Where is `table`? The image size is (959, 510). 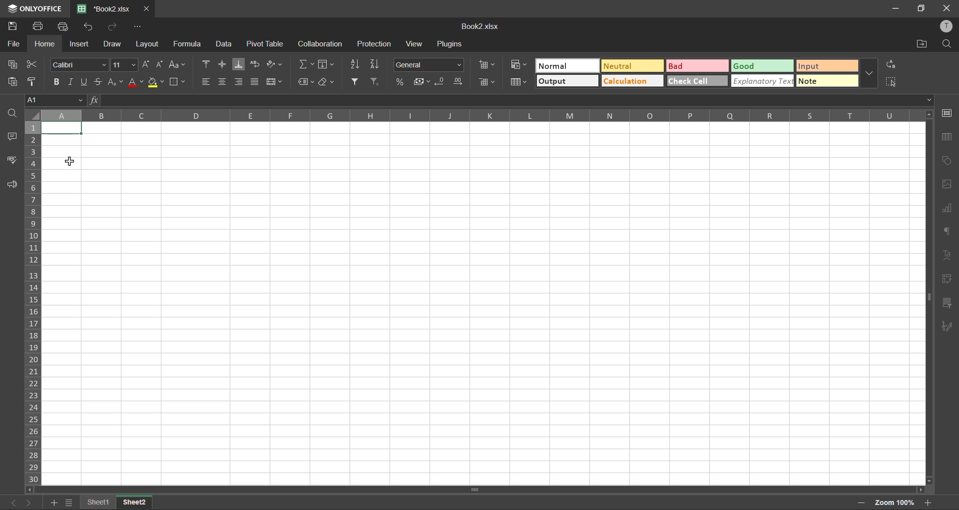 table is located at coordinates (948, 138).